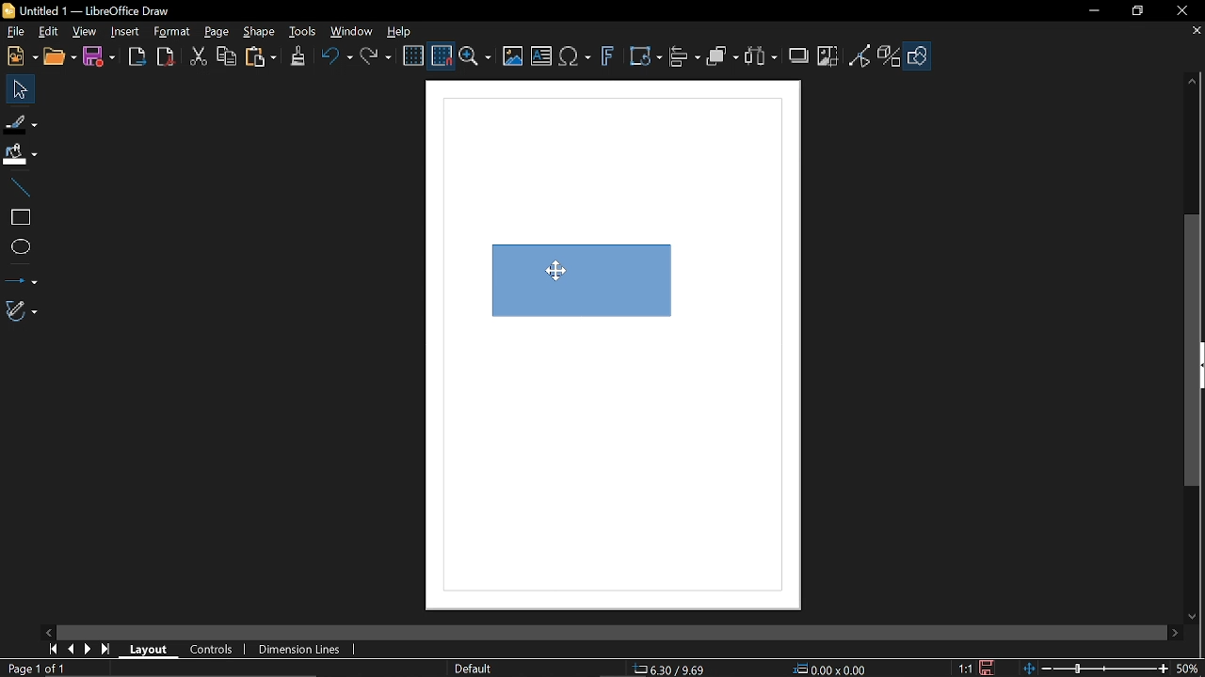  What do you see at coordinates (985, 669) in the screenshot?
I see `Save` at bounding box center [985, 669].